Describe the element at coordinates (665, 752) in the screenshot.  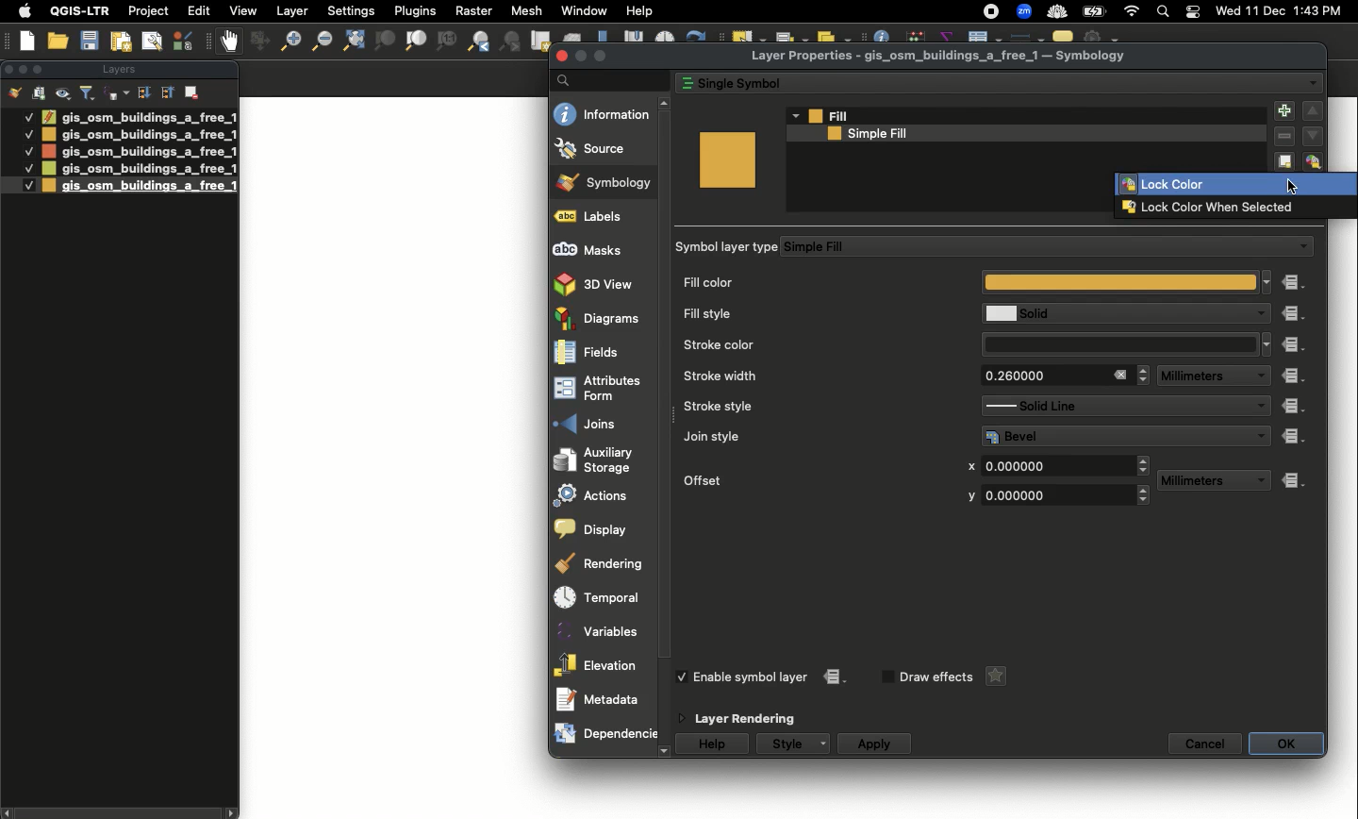
I see `down` at that location.